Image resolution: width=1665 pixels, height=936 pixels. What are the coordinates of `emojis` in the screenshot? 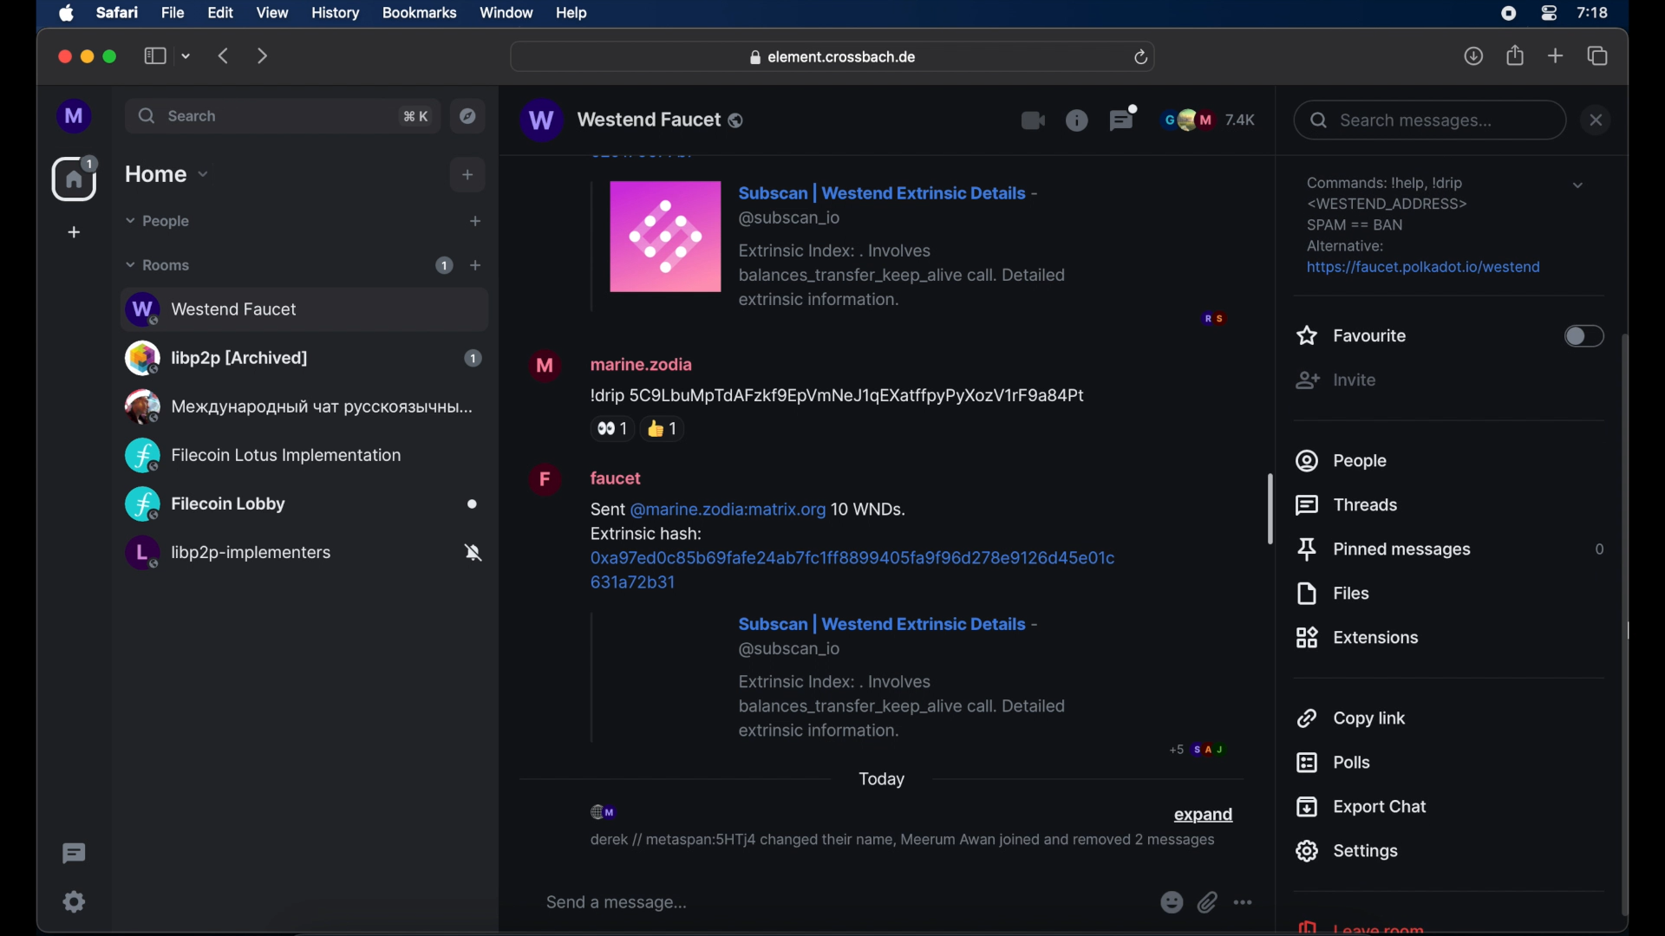 It's located at (1170, 903).